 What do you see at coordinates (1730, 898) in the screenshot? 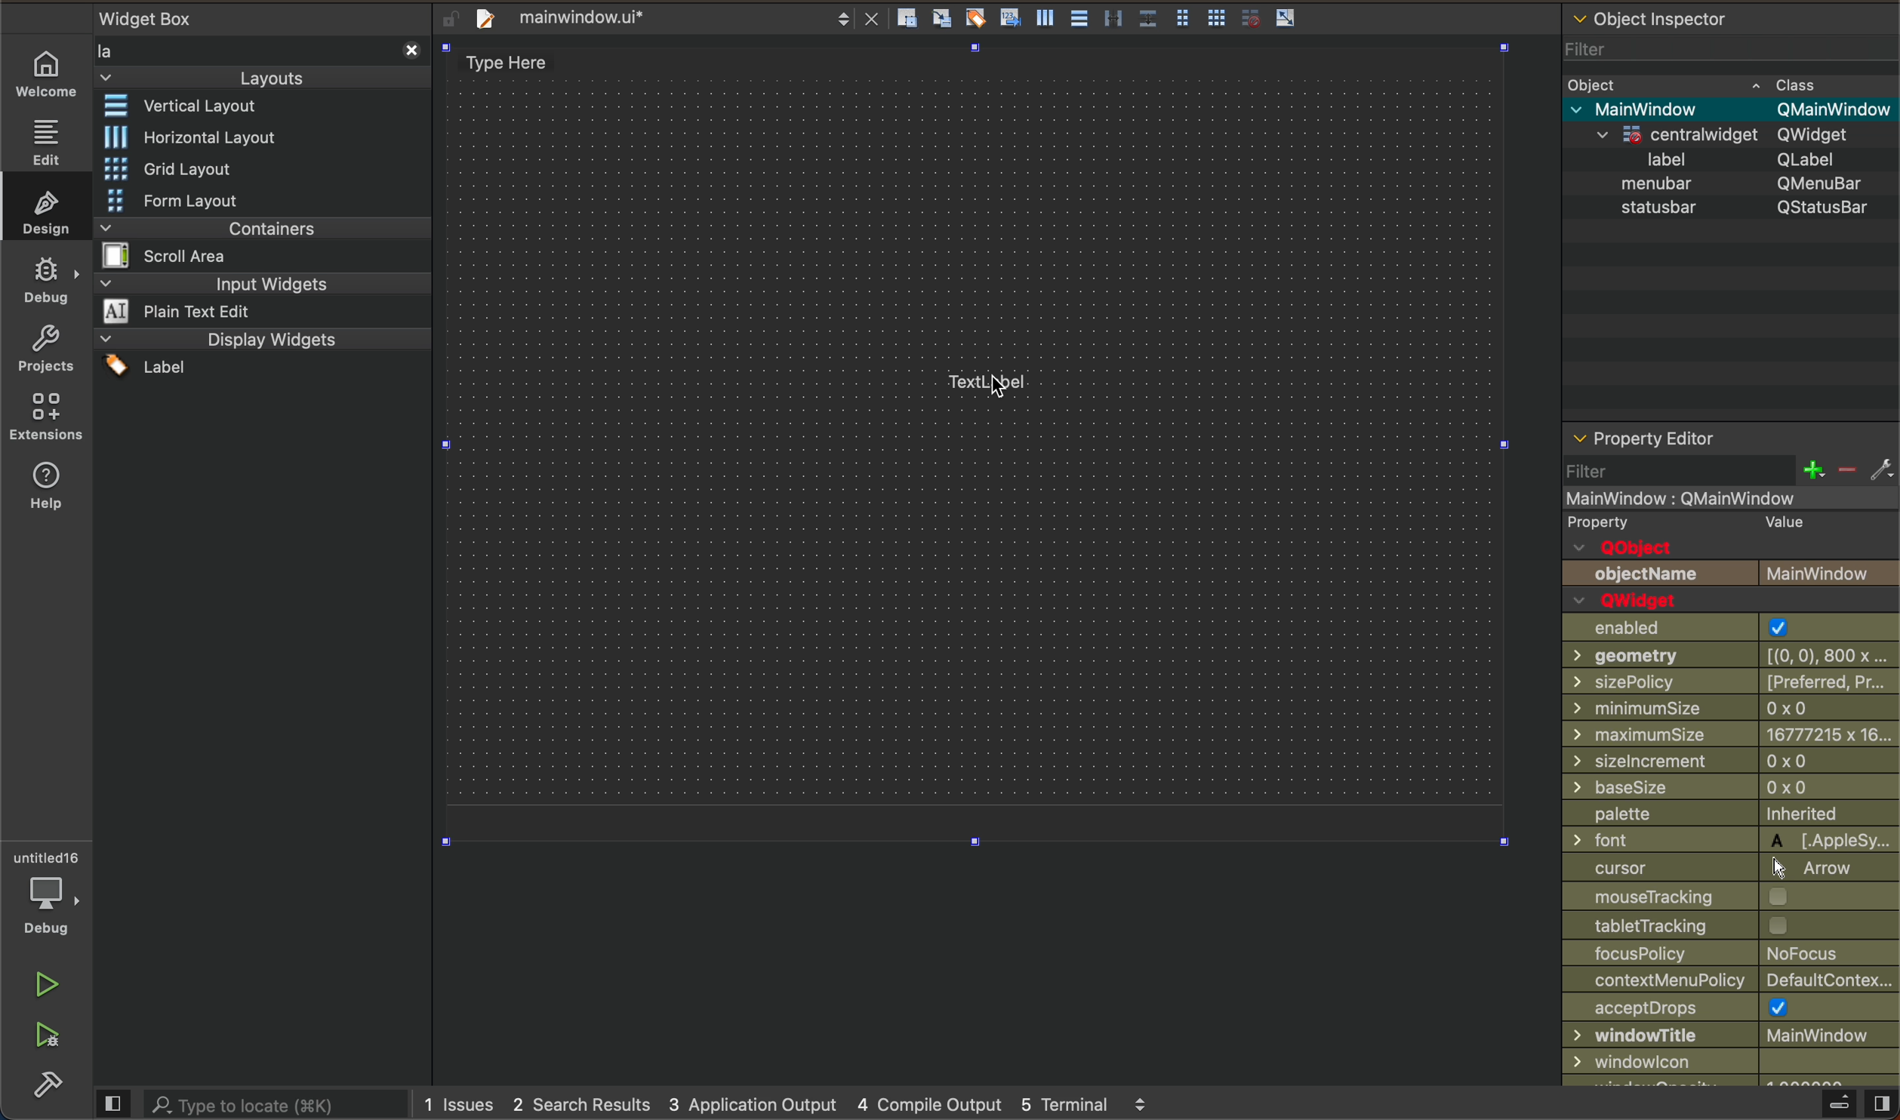
I see `` at bounding box center [1730, 898].